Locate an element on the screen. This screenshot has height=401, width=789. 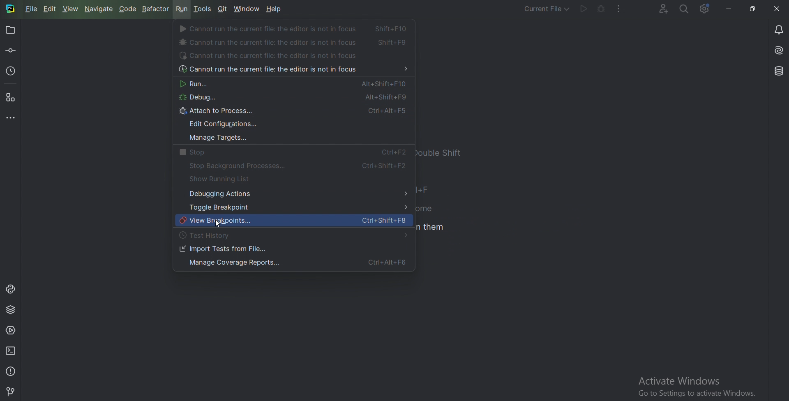
Cross is located at coordinates (777, 8).